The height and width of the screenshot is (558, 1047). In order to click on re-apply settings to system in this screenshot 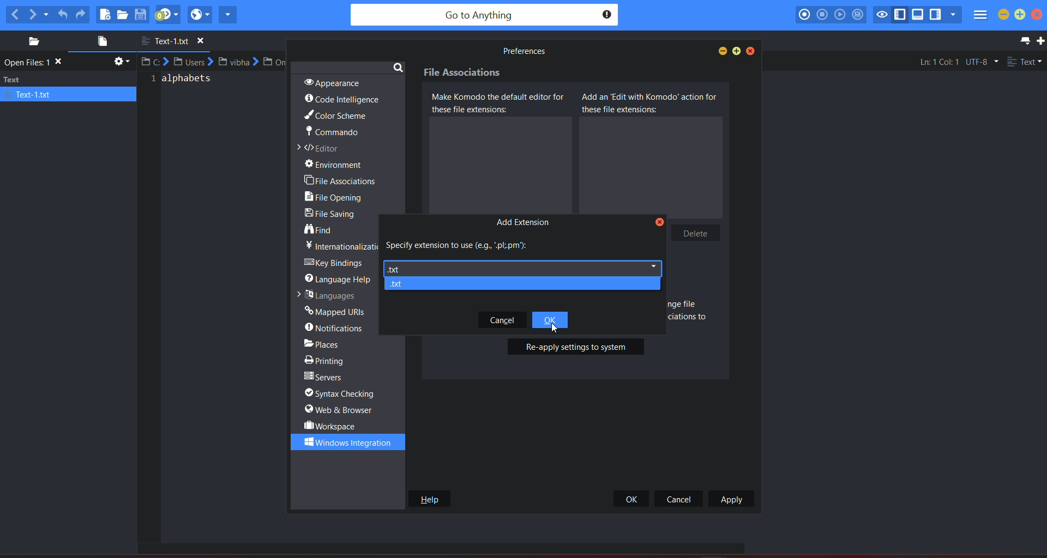, I will do `click(575, 347)`.